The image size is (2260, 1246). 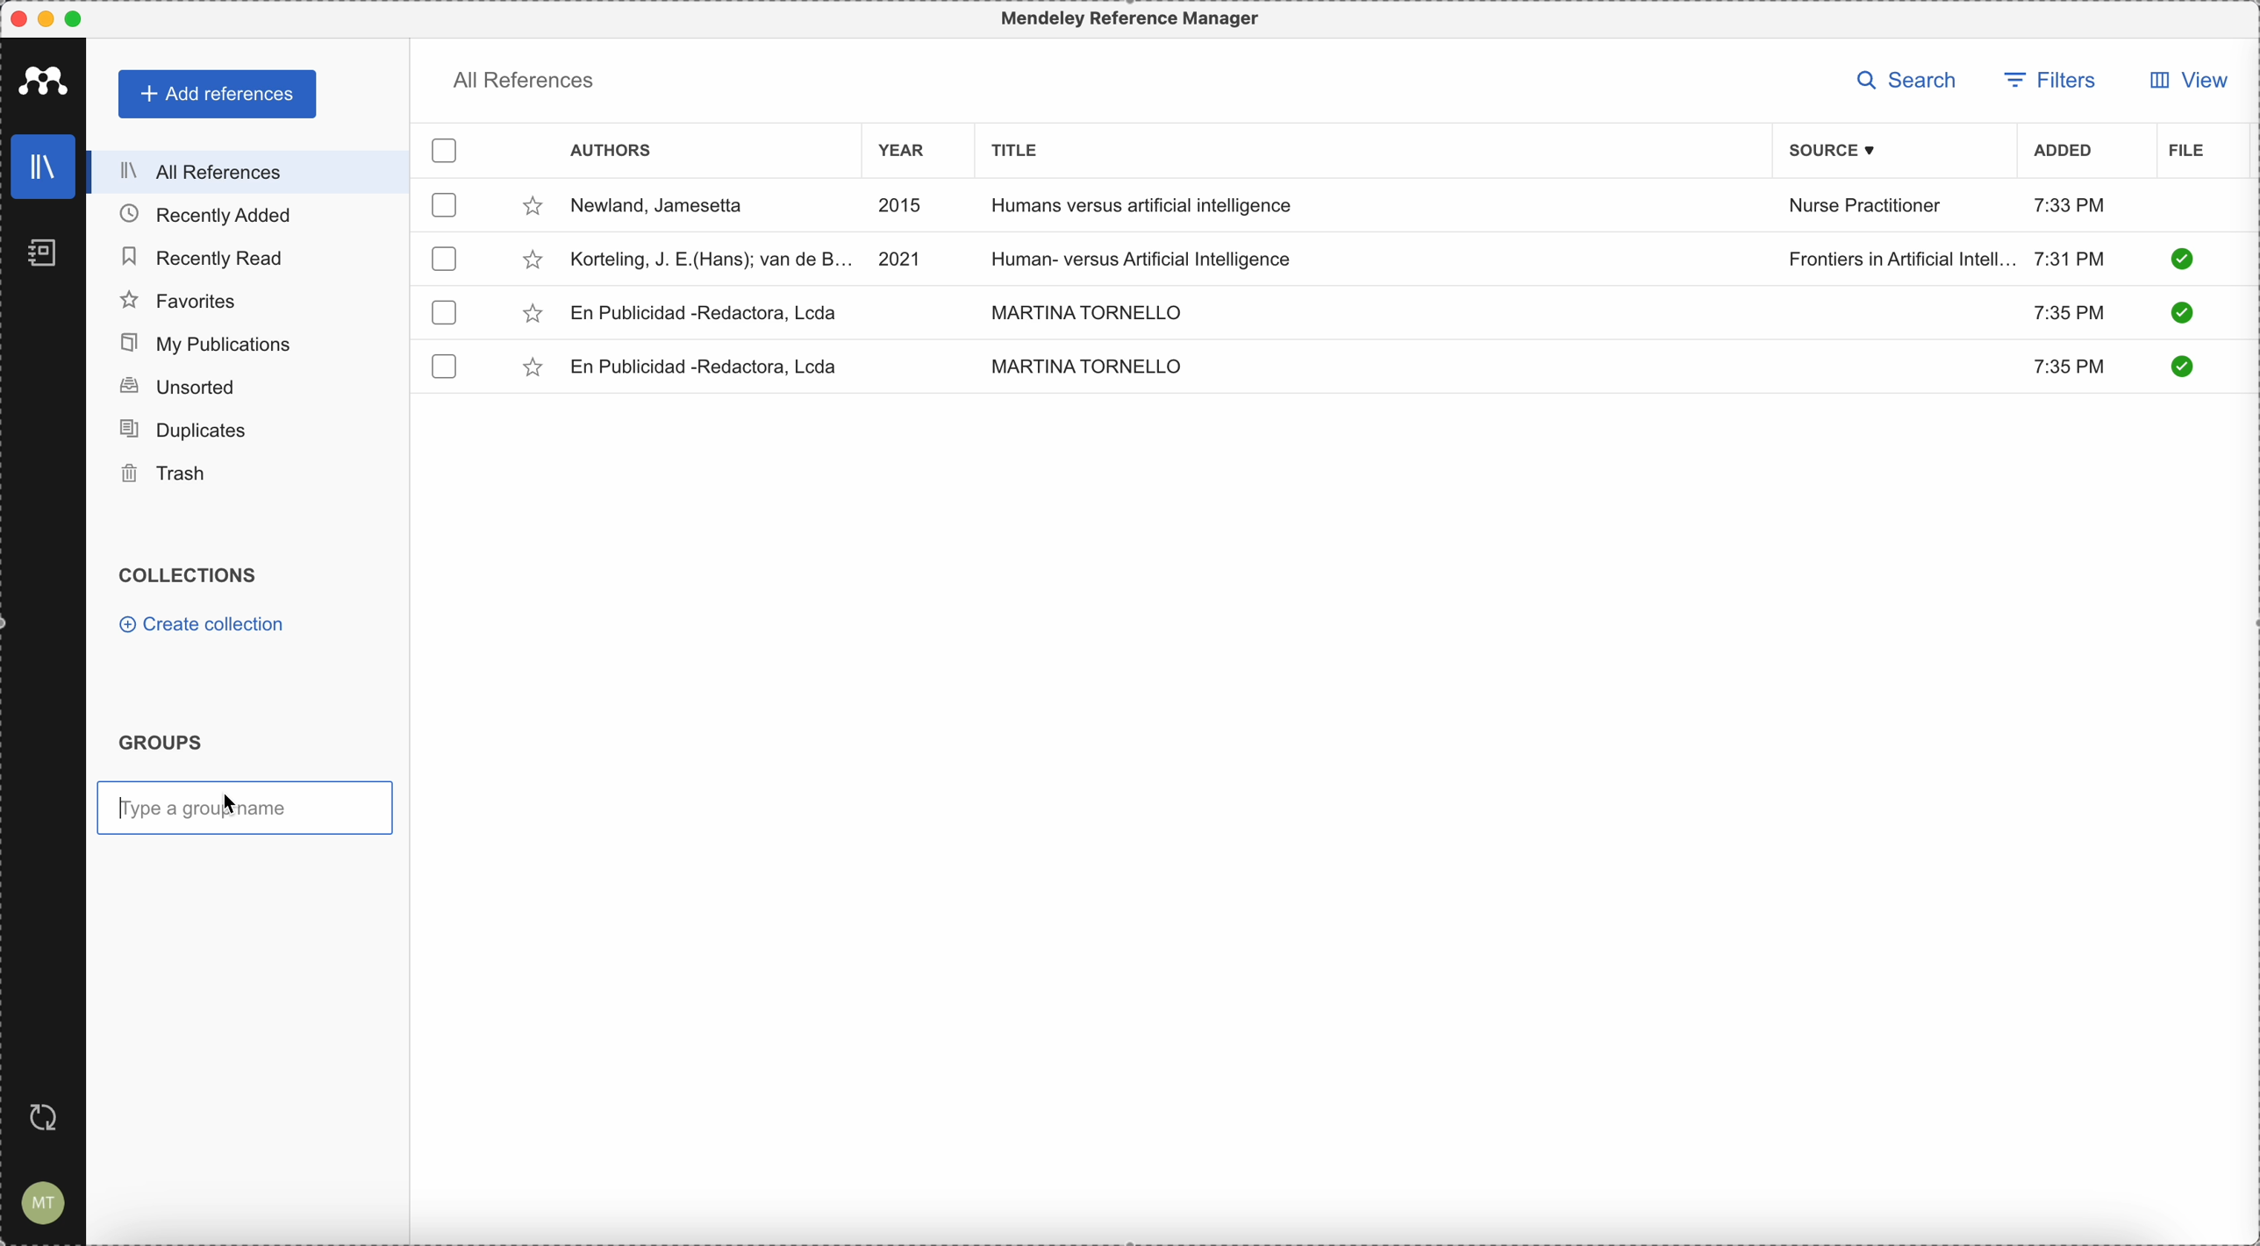 I want to click on my publications, so click(x=208, y=344).